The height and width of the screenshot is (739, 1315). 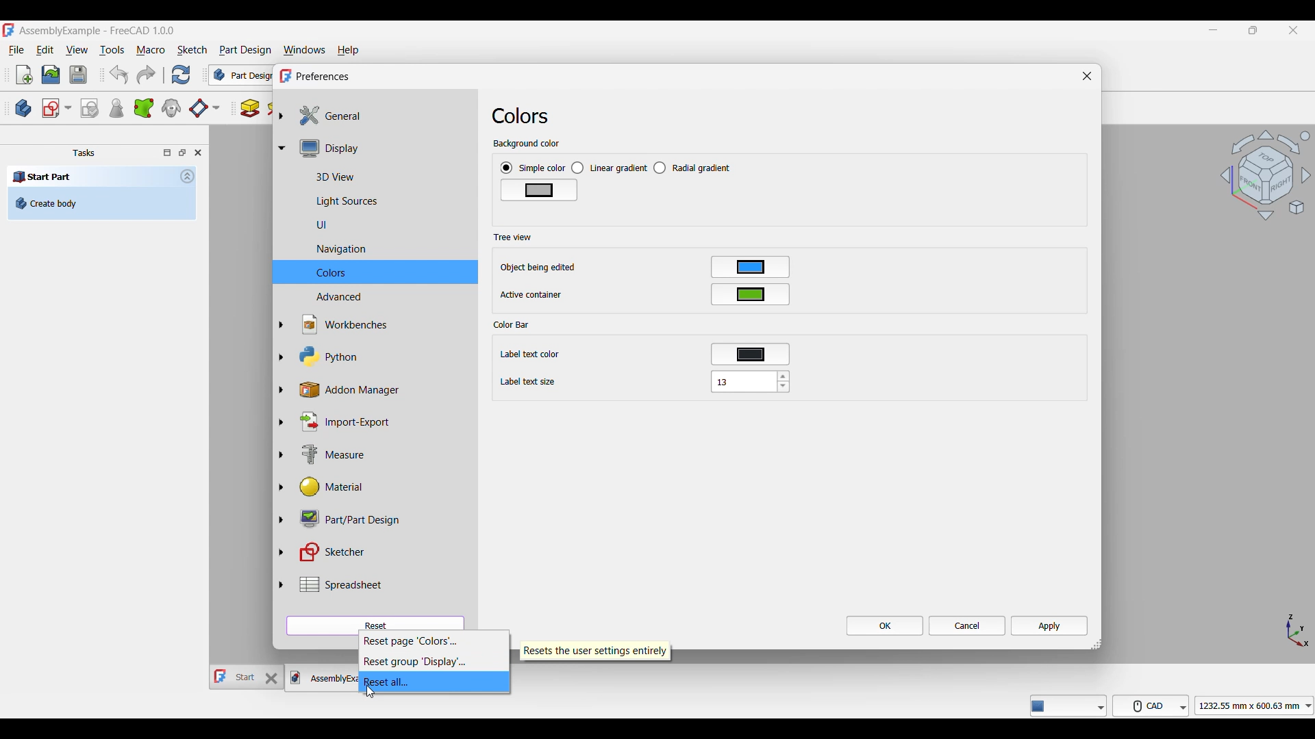 I want to click on Cursor, so click(x=371, y=692).